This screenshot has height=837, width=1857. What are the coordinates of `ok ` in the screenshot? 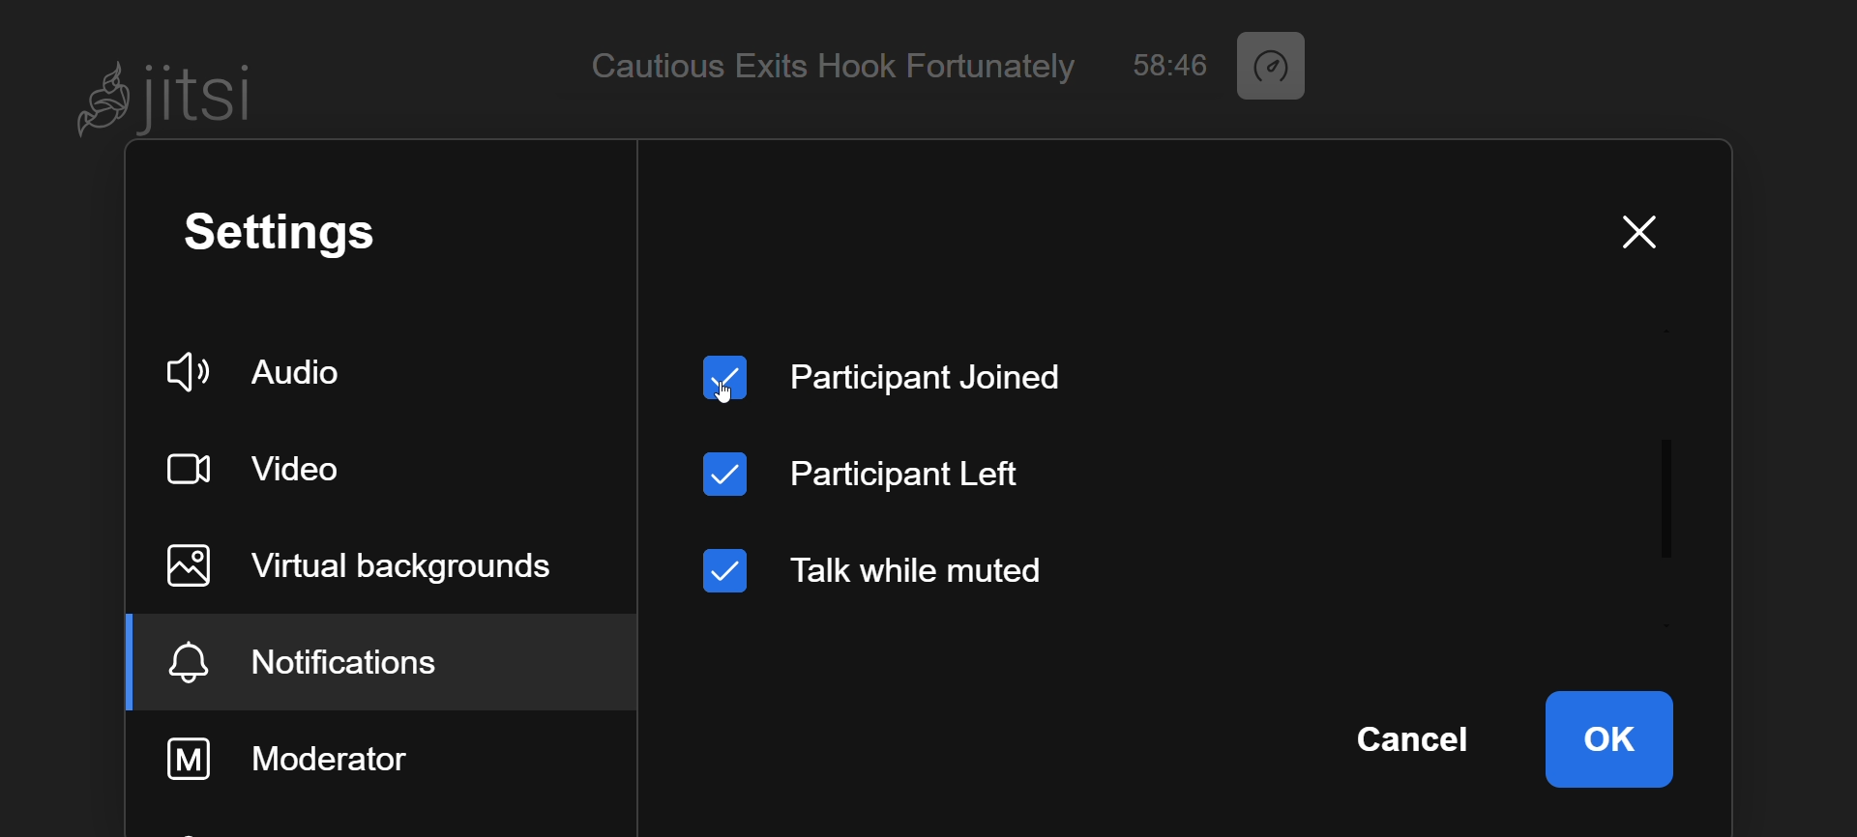 It's located at (1607, 737).